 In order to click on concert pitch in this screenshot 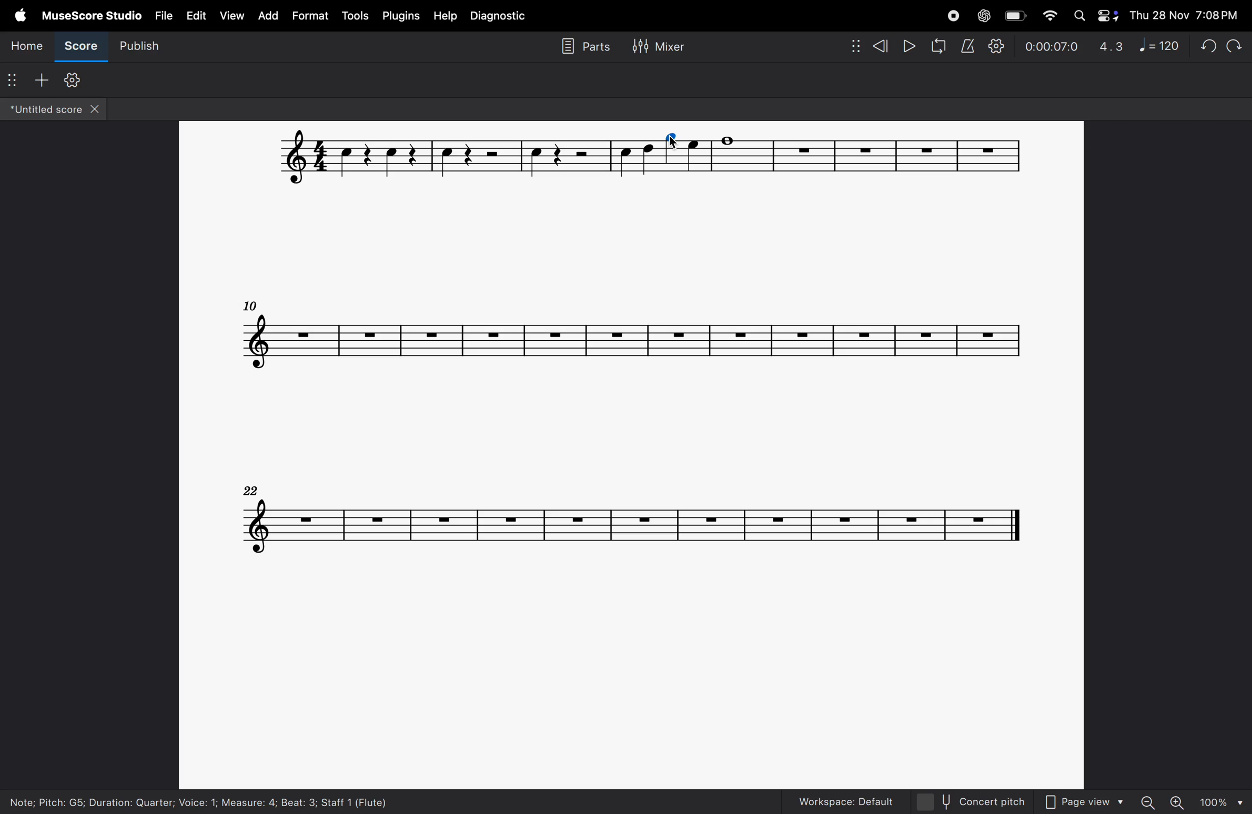, I will do `click(967, 800)`.